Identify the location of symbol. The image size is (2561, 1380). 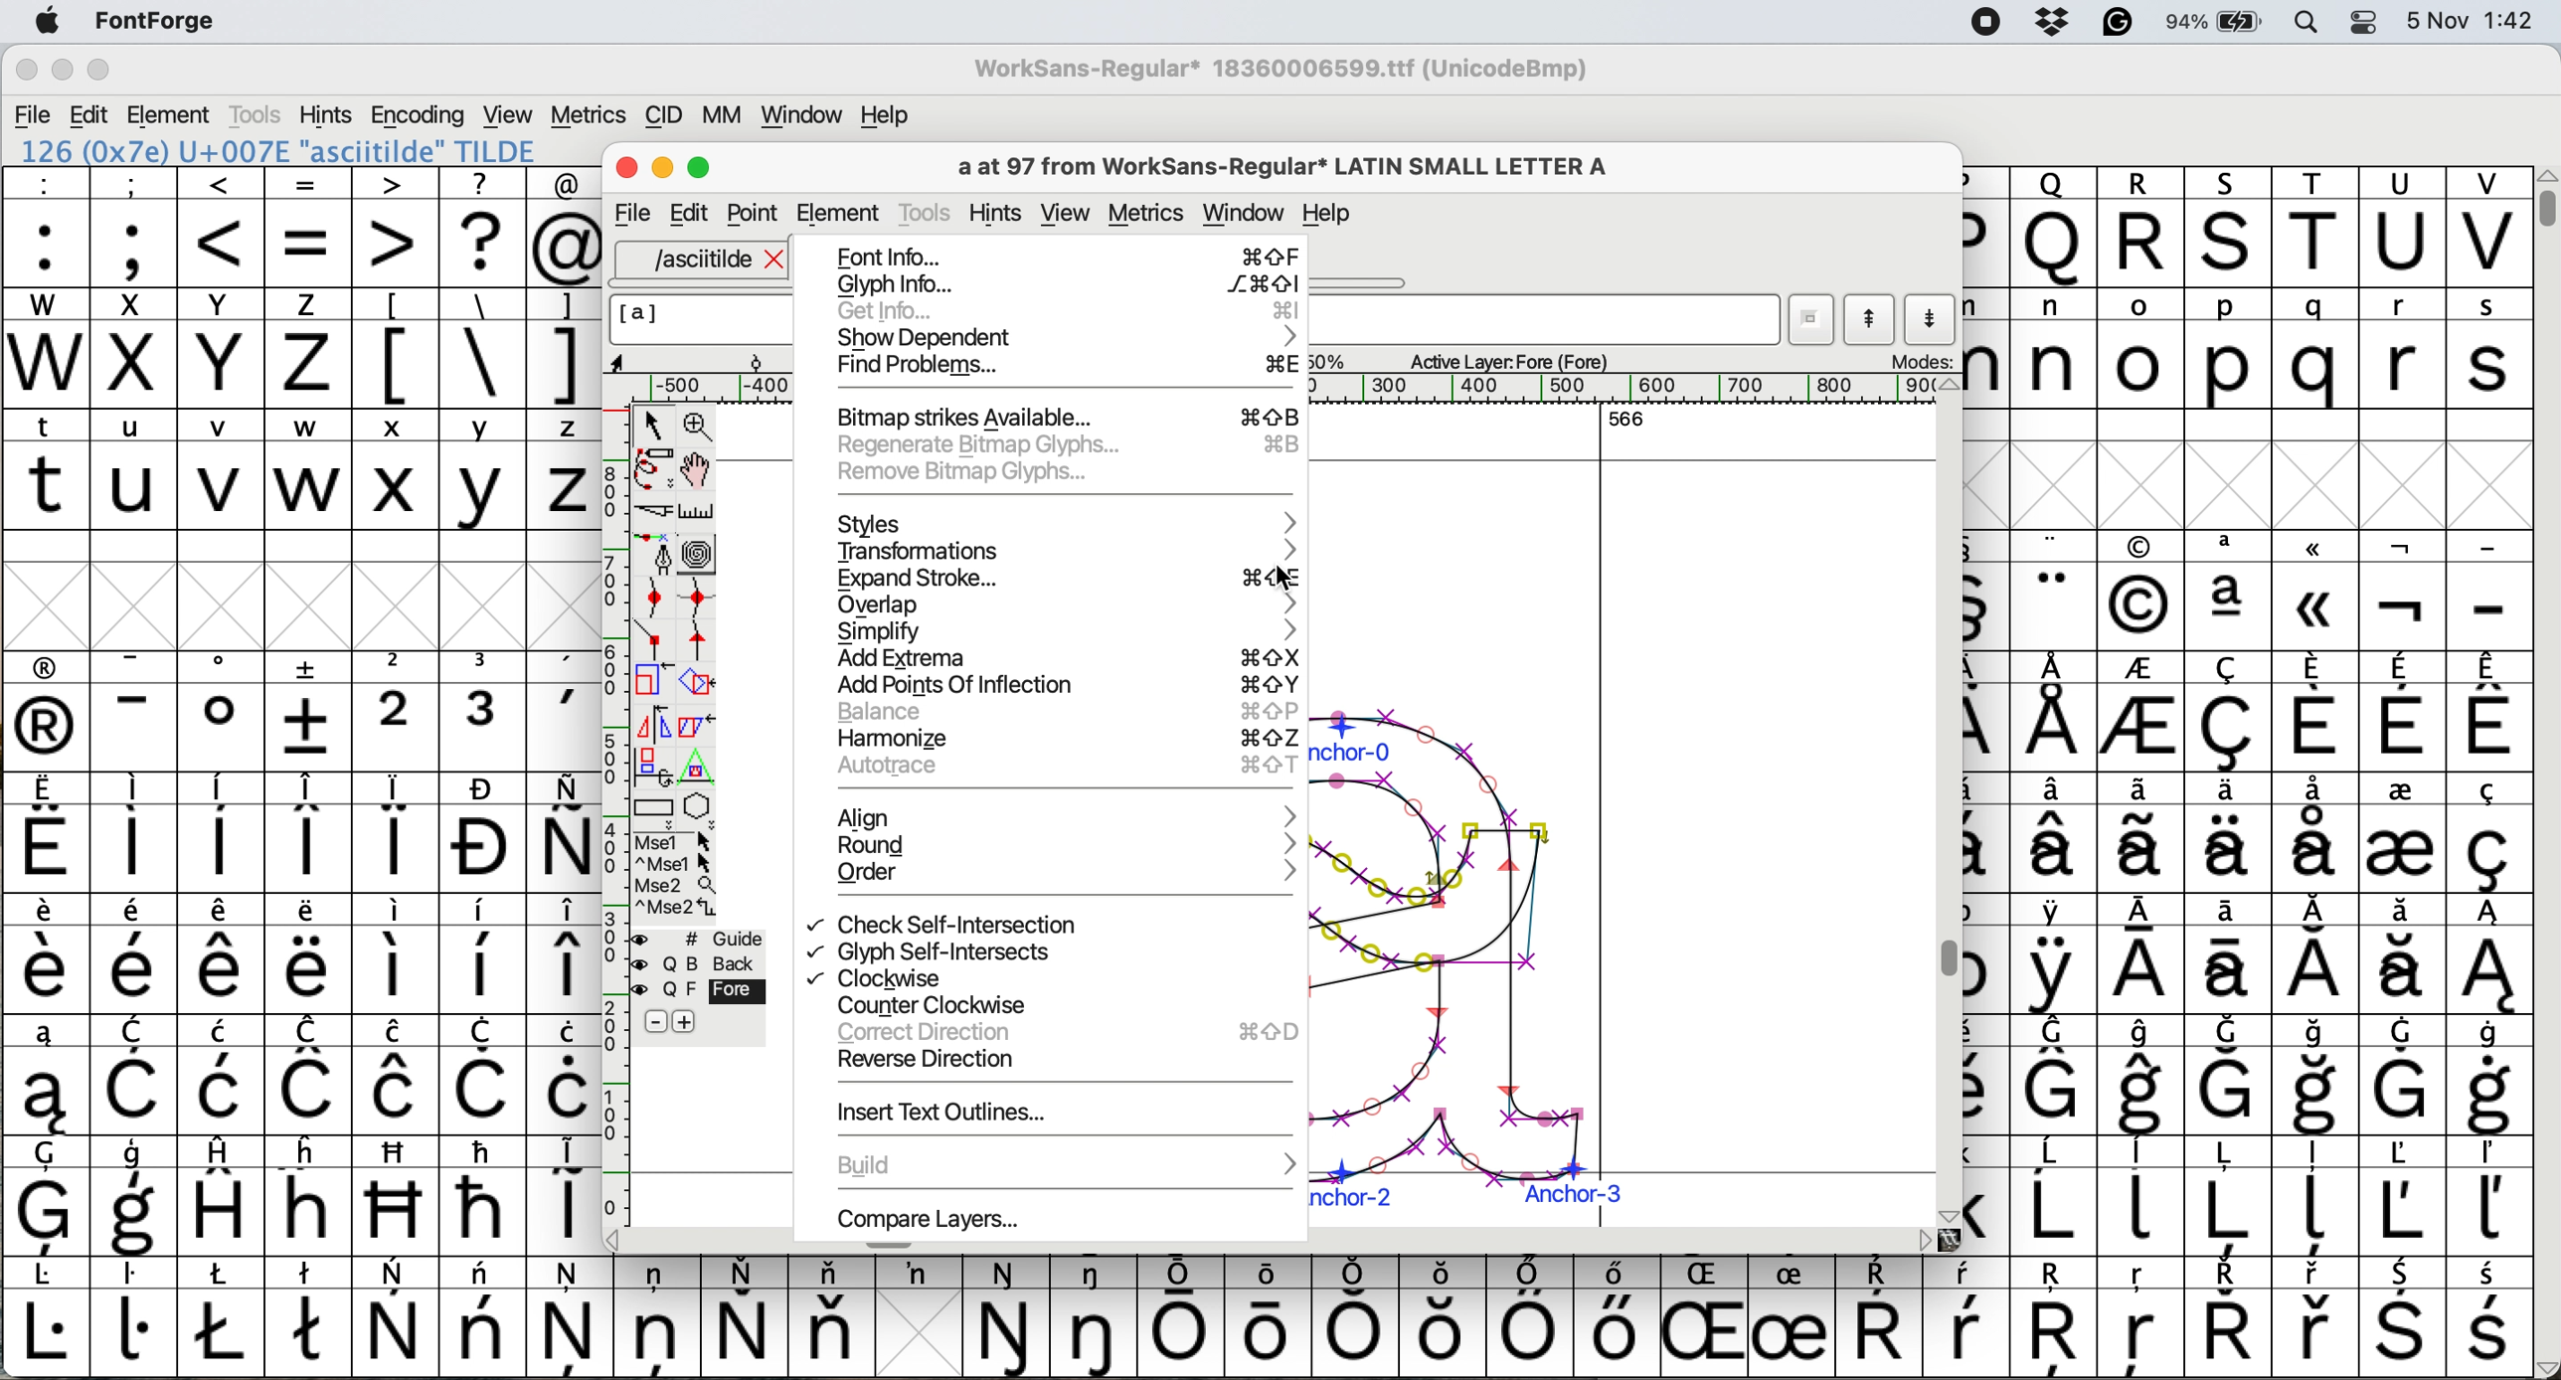
(1966, 1317).